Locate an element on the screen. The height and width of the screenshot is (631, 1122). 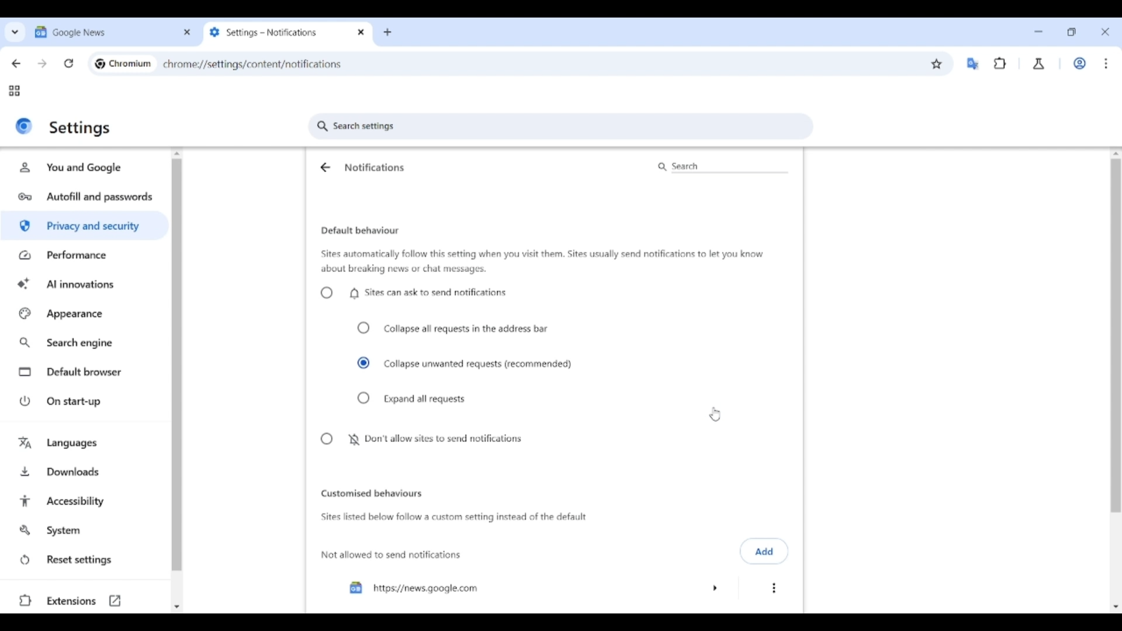
Privacy and security highlighted is located at coordinates (83, 228).